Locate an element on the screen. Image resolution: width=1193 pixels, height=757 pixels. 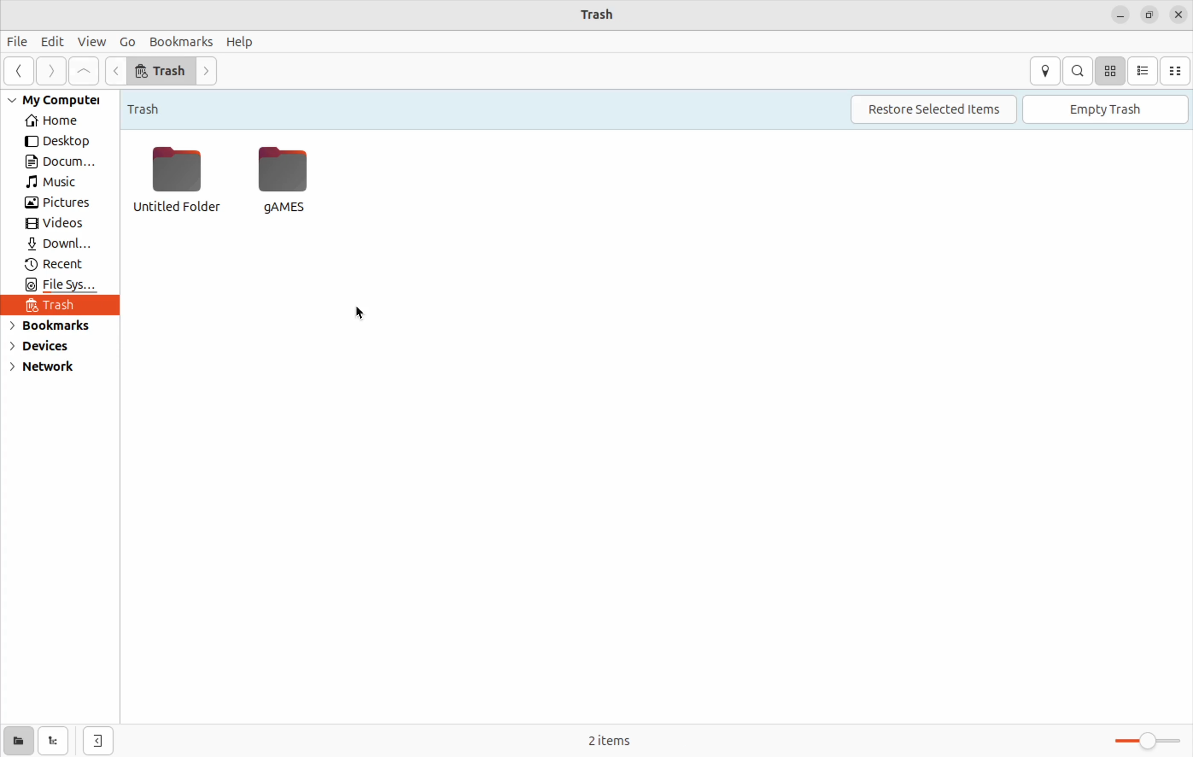
trash is located at coordinates (162, 70).